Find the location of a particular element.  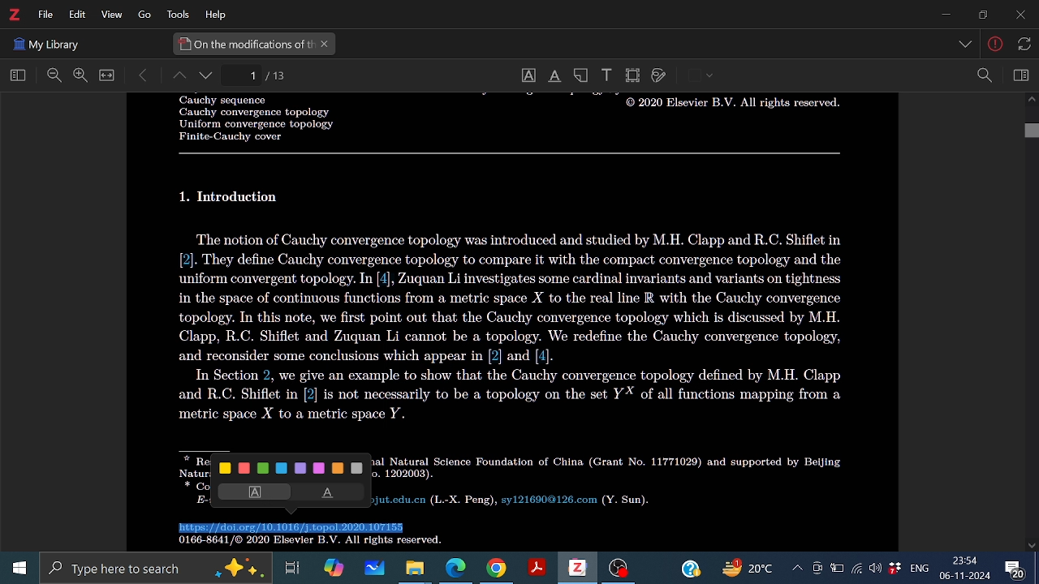

Current tab is located at coordinates (244, 44).